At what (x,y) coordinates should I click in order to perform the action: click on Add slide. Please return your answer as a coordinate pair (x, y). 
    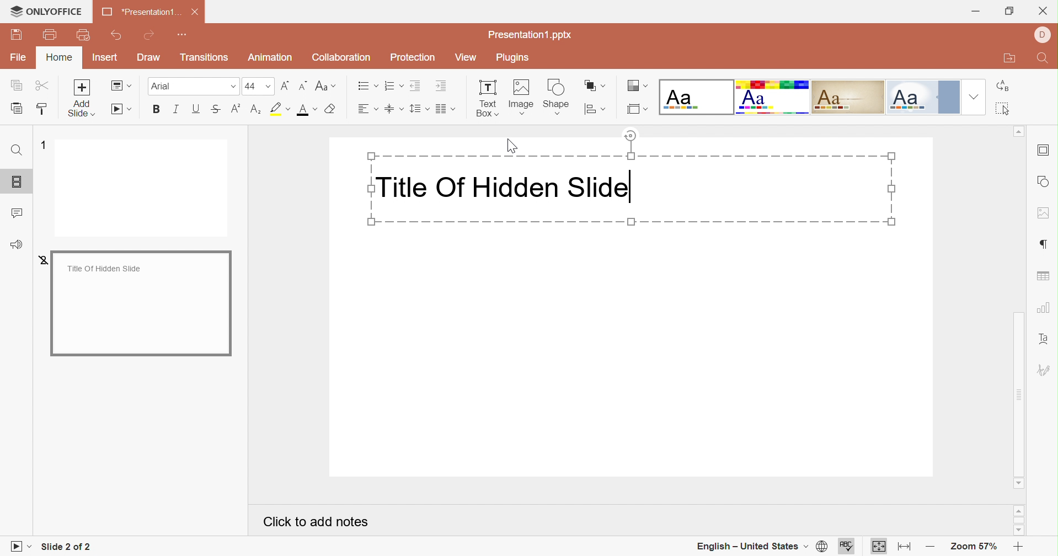
    Looking at the image, I should click on (82, 87).